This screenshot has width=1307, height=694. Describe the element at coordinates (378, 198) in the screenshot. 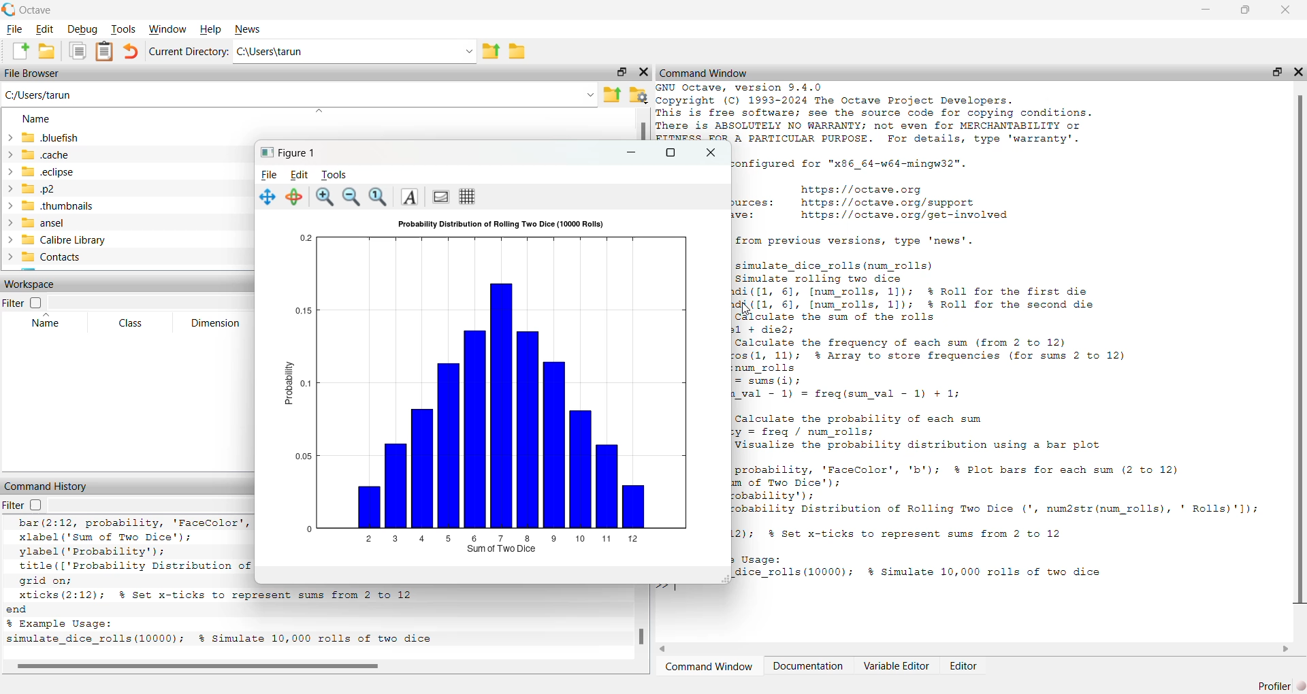

I see `zoom` at that location.